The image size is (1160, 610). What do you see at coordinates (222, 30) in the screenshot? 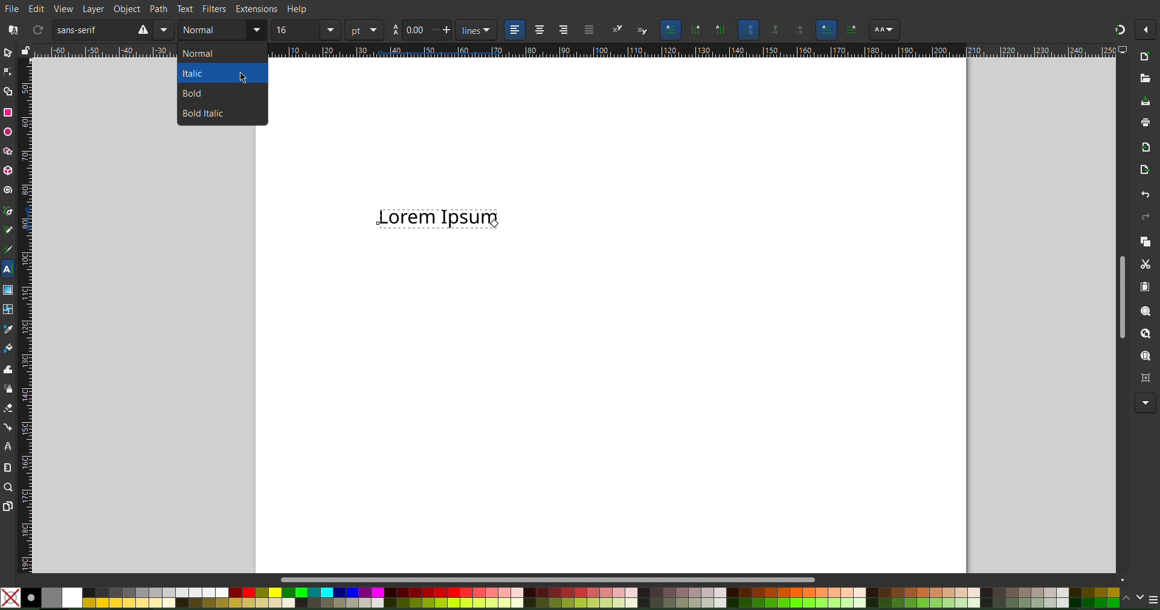
I see `Text Style` at bounding box center [222, 30].